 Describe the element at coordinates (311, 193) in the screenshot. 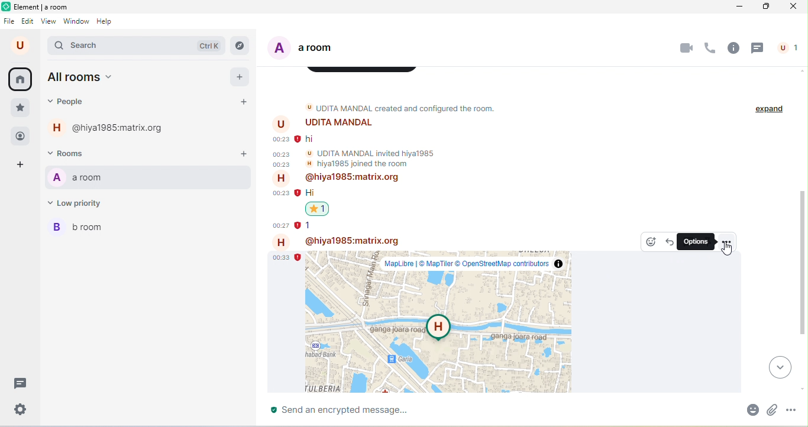

I see `text message: "Hi"` at that location.